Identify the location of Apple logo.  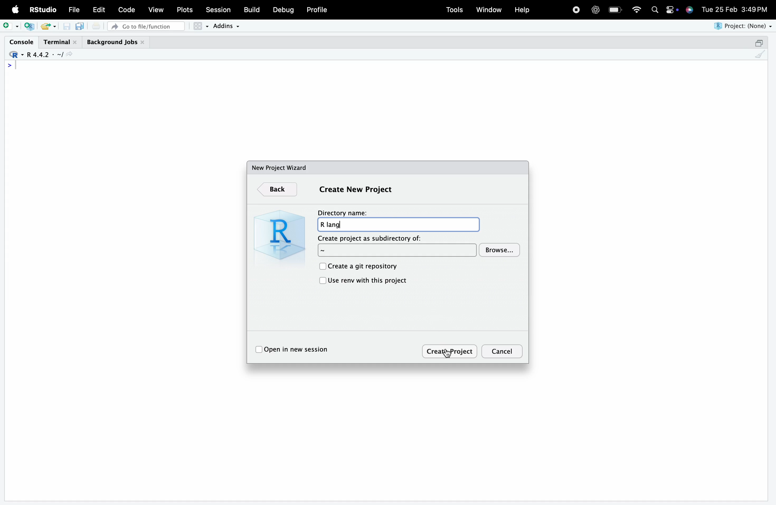
(16, 9).